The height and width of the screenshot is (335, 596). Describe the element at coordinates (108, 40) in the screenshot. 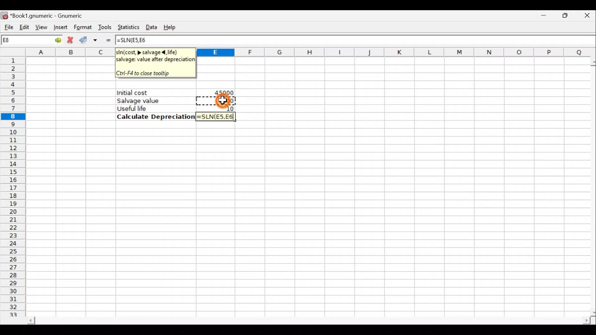

I see `Enter formula` at that location.